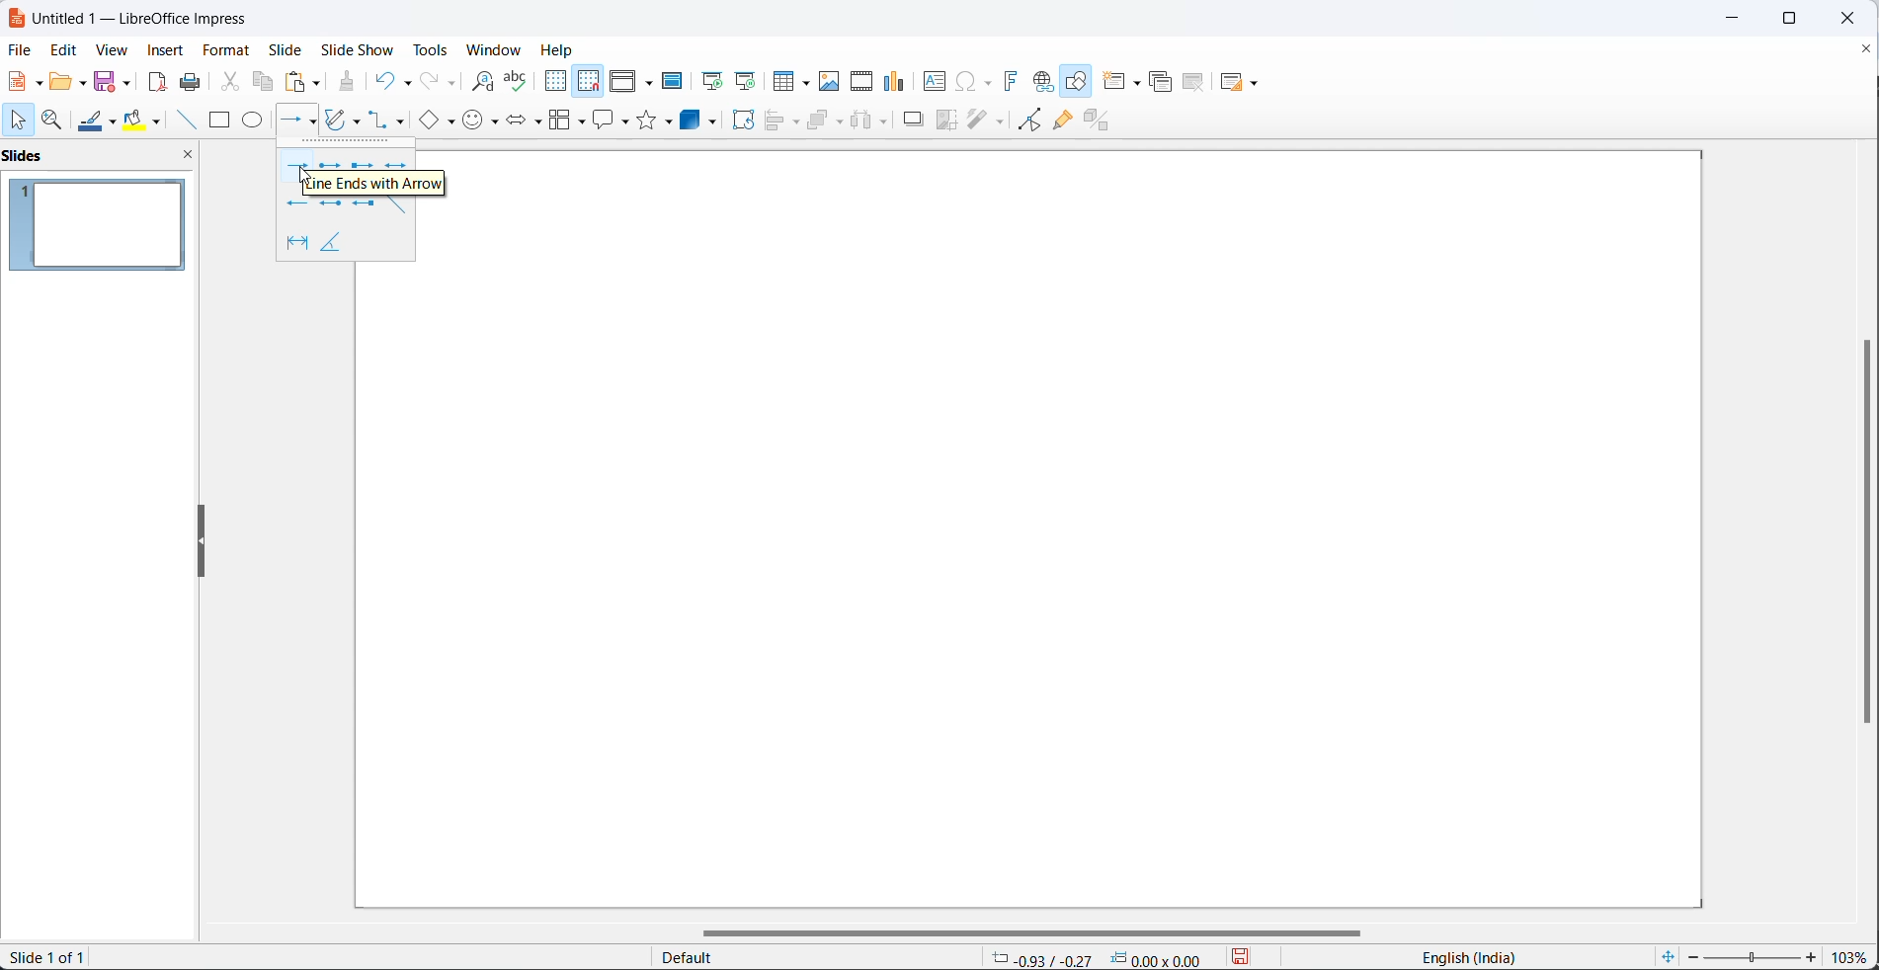 This screenshot has height=970, width=1879. Describe the element at coordinates (316, 122) in the screenshot. I see `line and arrows options` at that location.